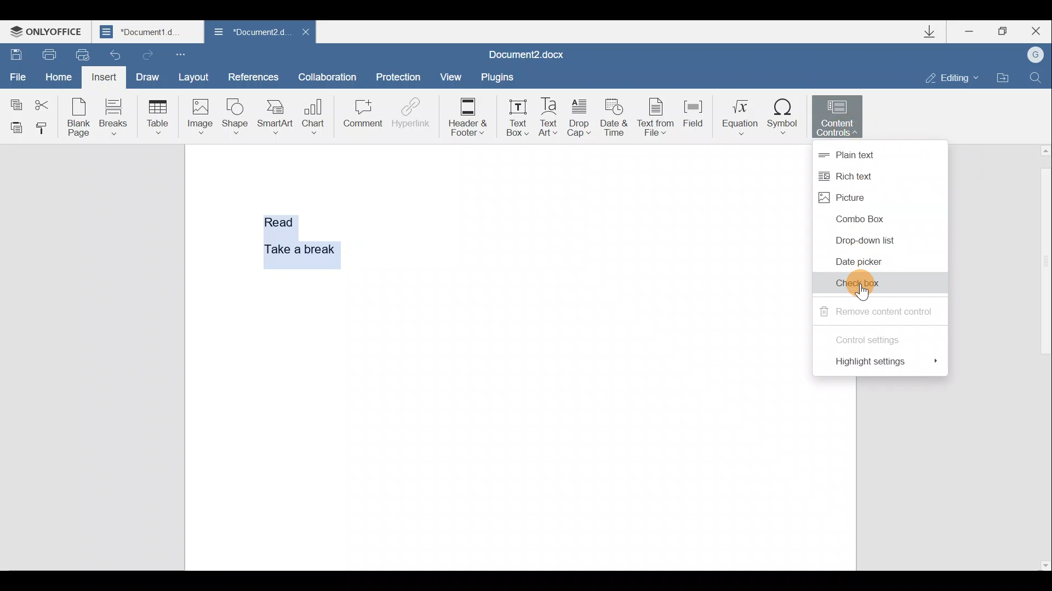 The width and height of the screenshot is (1052, 591). Describe the element at coordinates (970, 33) in the screenshot. I see `Minimize` at that location.